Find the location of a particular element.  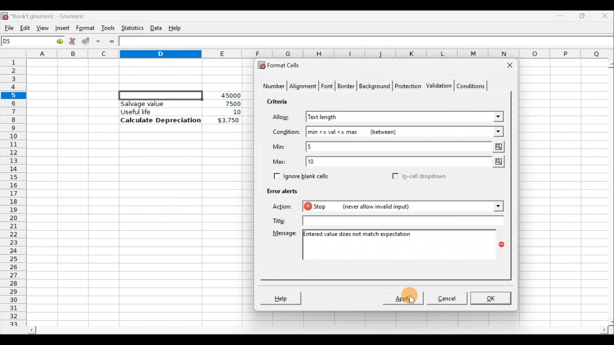

Max value = 10 is located at coordinates (407, 163).